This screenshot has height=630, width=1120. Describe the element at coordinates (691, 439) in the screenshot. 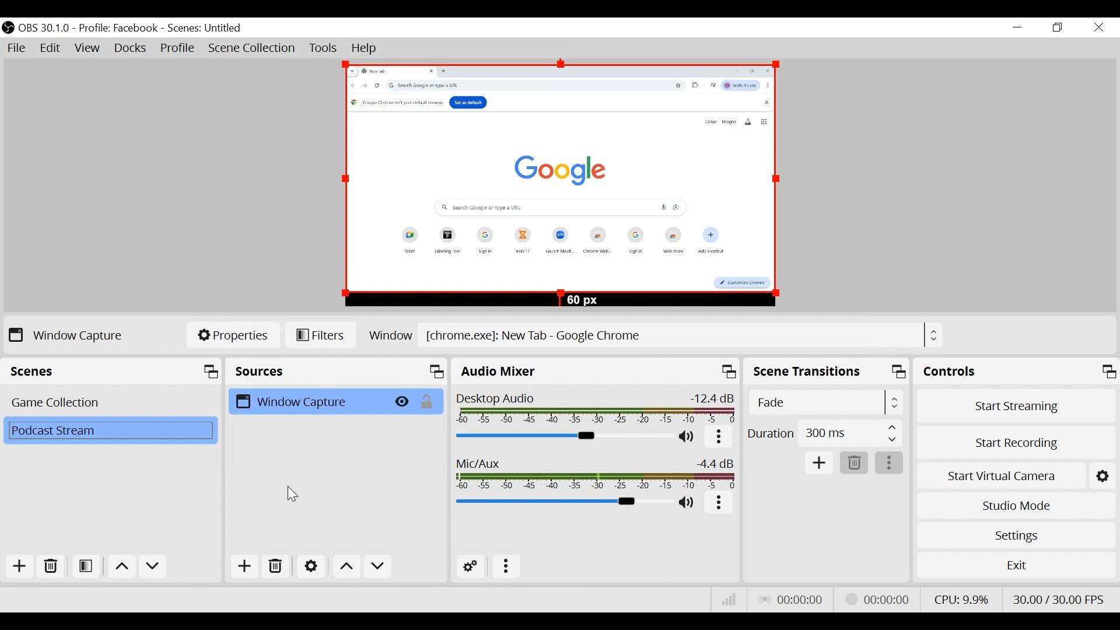

I see `(un)mute` at that location.